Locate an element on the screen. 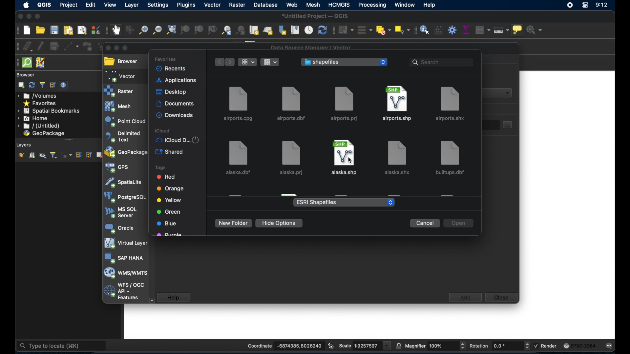 The image size is (630, 354). recents is located at coordinates (172, 69).